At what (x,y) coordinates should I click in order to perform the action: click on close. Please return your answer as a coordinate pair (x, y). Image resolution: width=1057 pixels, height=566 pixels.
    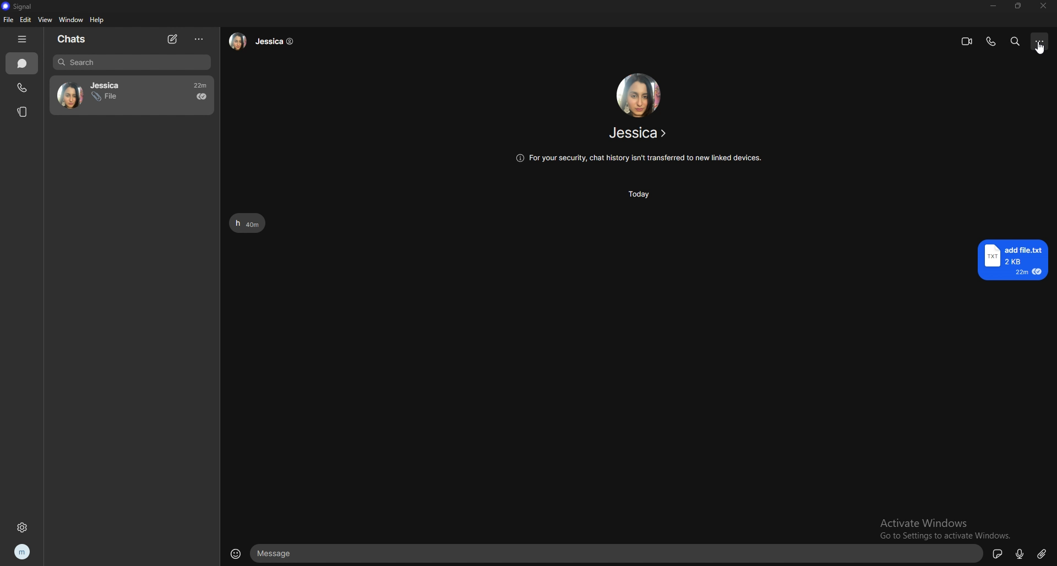
    Looking at the image, I should click on (1043, 7).